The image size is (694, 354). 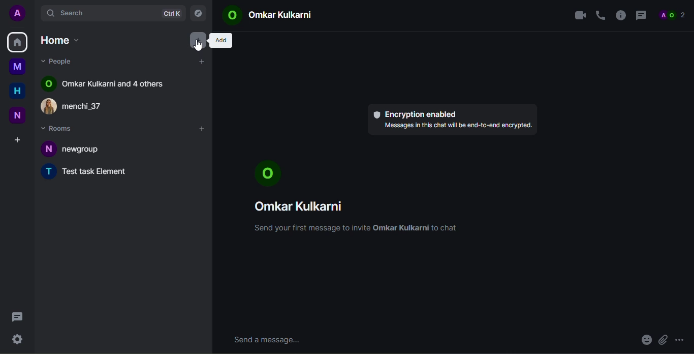 What do you see at coordinates (416, 113) in the screenshot?
I see `encryption enable` at bounding box center [416, 113].